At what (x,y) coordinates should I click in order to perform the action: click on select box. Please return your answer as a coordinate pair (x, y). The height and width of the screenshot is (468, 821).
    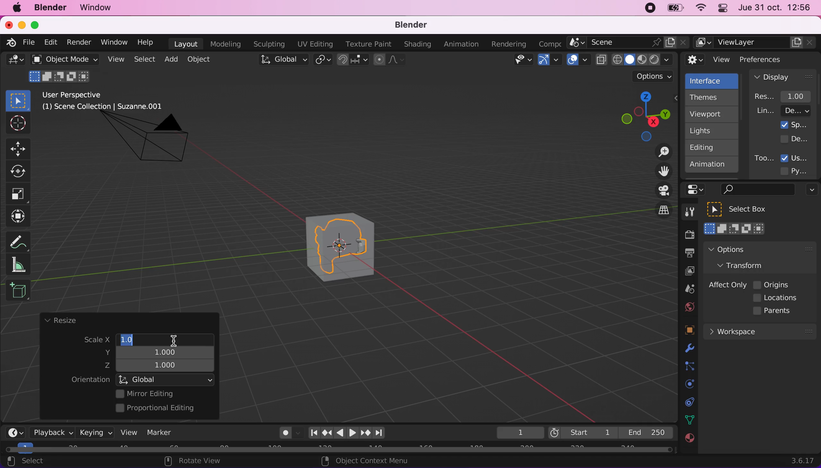
    Looking at the image, I should click on (18, 100).